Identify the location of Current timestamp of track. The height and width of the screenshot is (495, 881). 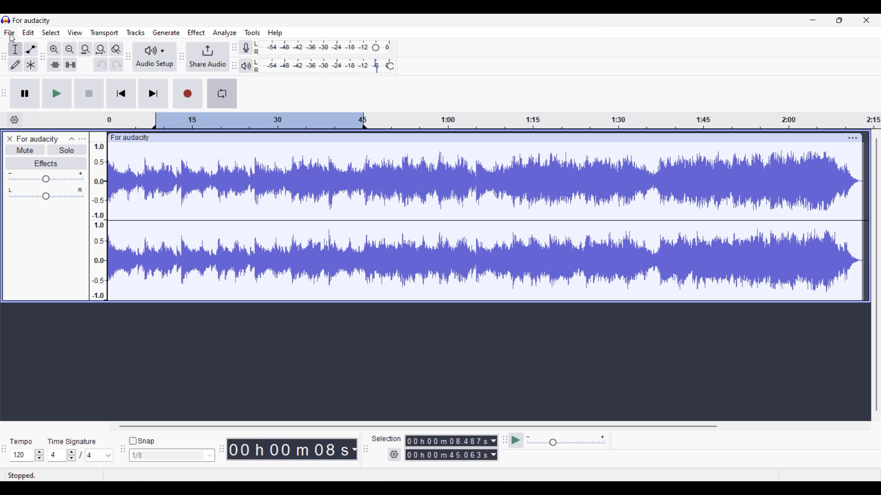
(286, 449).